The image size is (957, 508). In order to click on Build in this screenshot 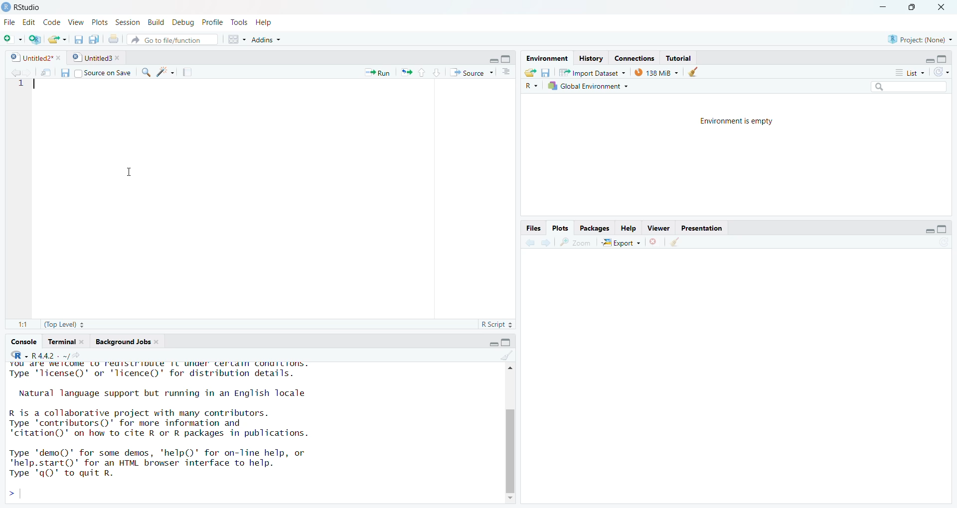, I will do `click(154, 23)`.